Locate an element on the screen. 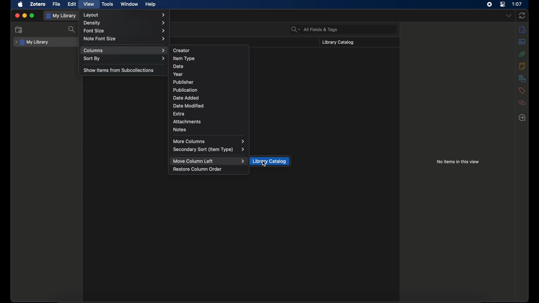  layout is located at coordinates (124, 15).